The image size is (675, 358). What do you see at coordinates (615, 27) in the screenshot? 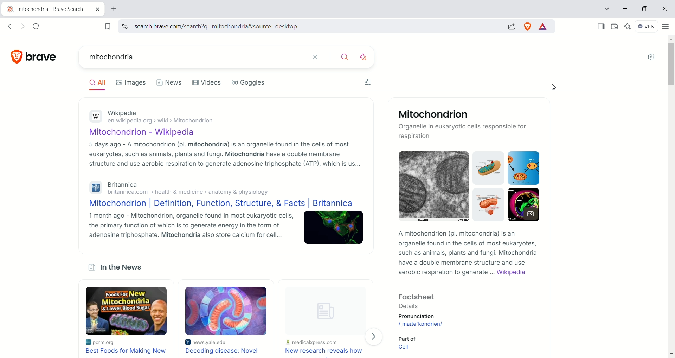
I see `wallet` at bounding box center [615, 27].